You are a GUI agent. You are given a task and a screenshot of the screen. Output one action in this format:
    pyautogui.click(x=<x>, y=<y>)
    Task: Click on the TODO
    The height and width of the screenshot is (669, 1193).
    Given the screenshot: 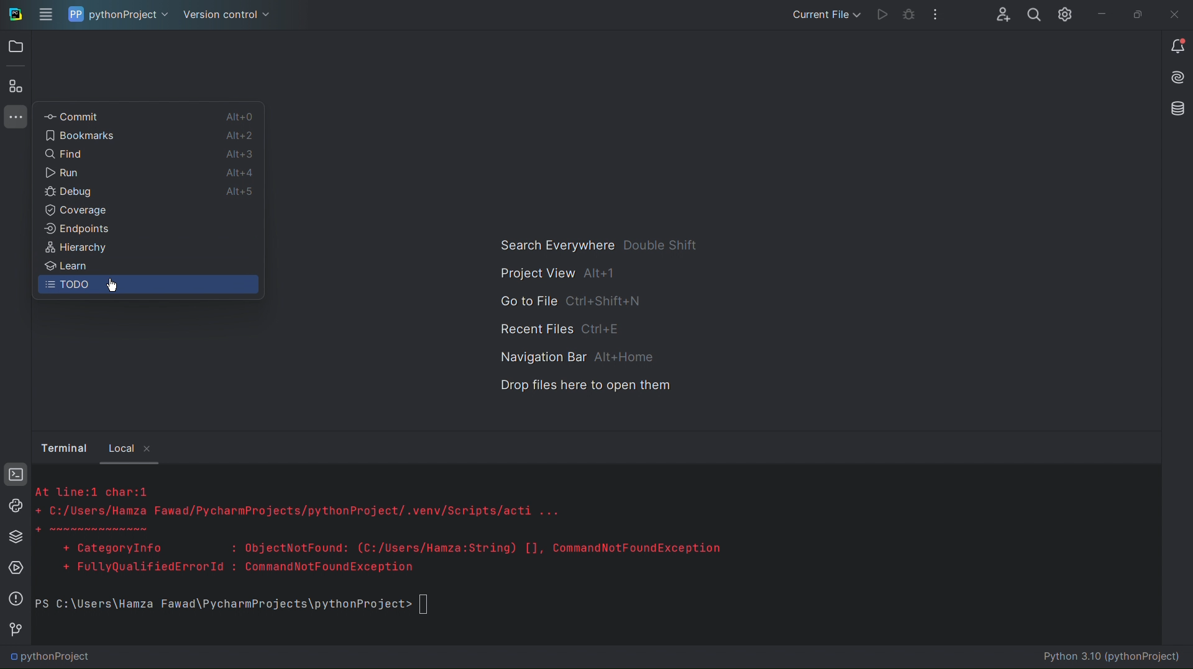 What is the action you would take?
    pyautogui.click(x=66, y=287)
    